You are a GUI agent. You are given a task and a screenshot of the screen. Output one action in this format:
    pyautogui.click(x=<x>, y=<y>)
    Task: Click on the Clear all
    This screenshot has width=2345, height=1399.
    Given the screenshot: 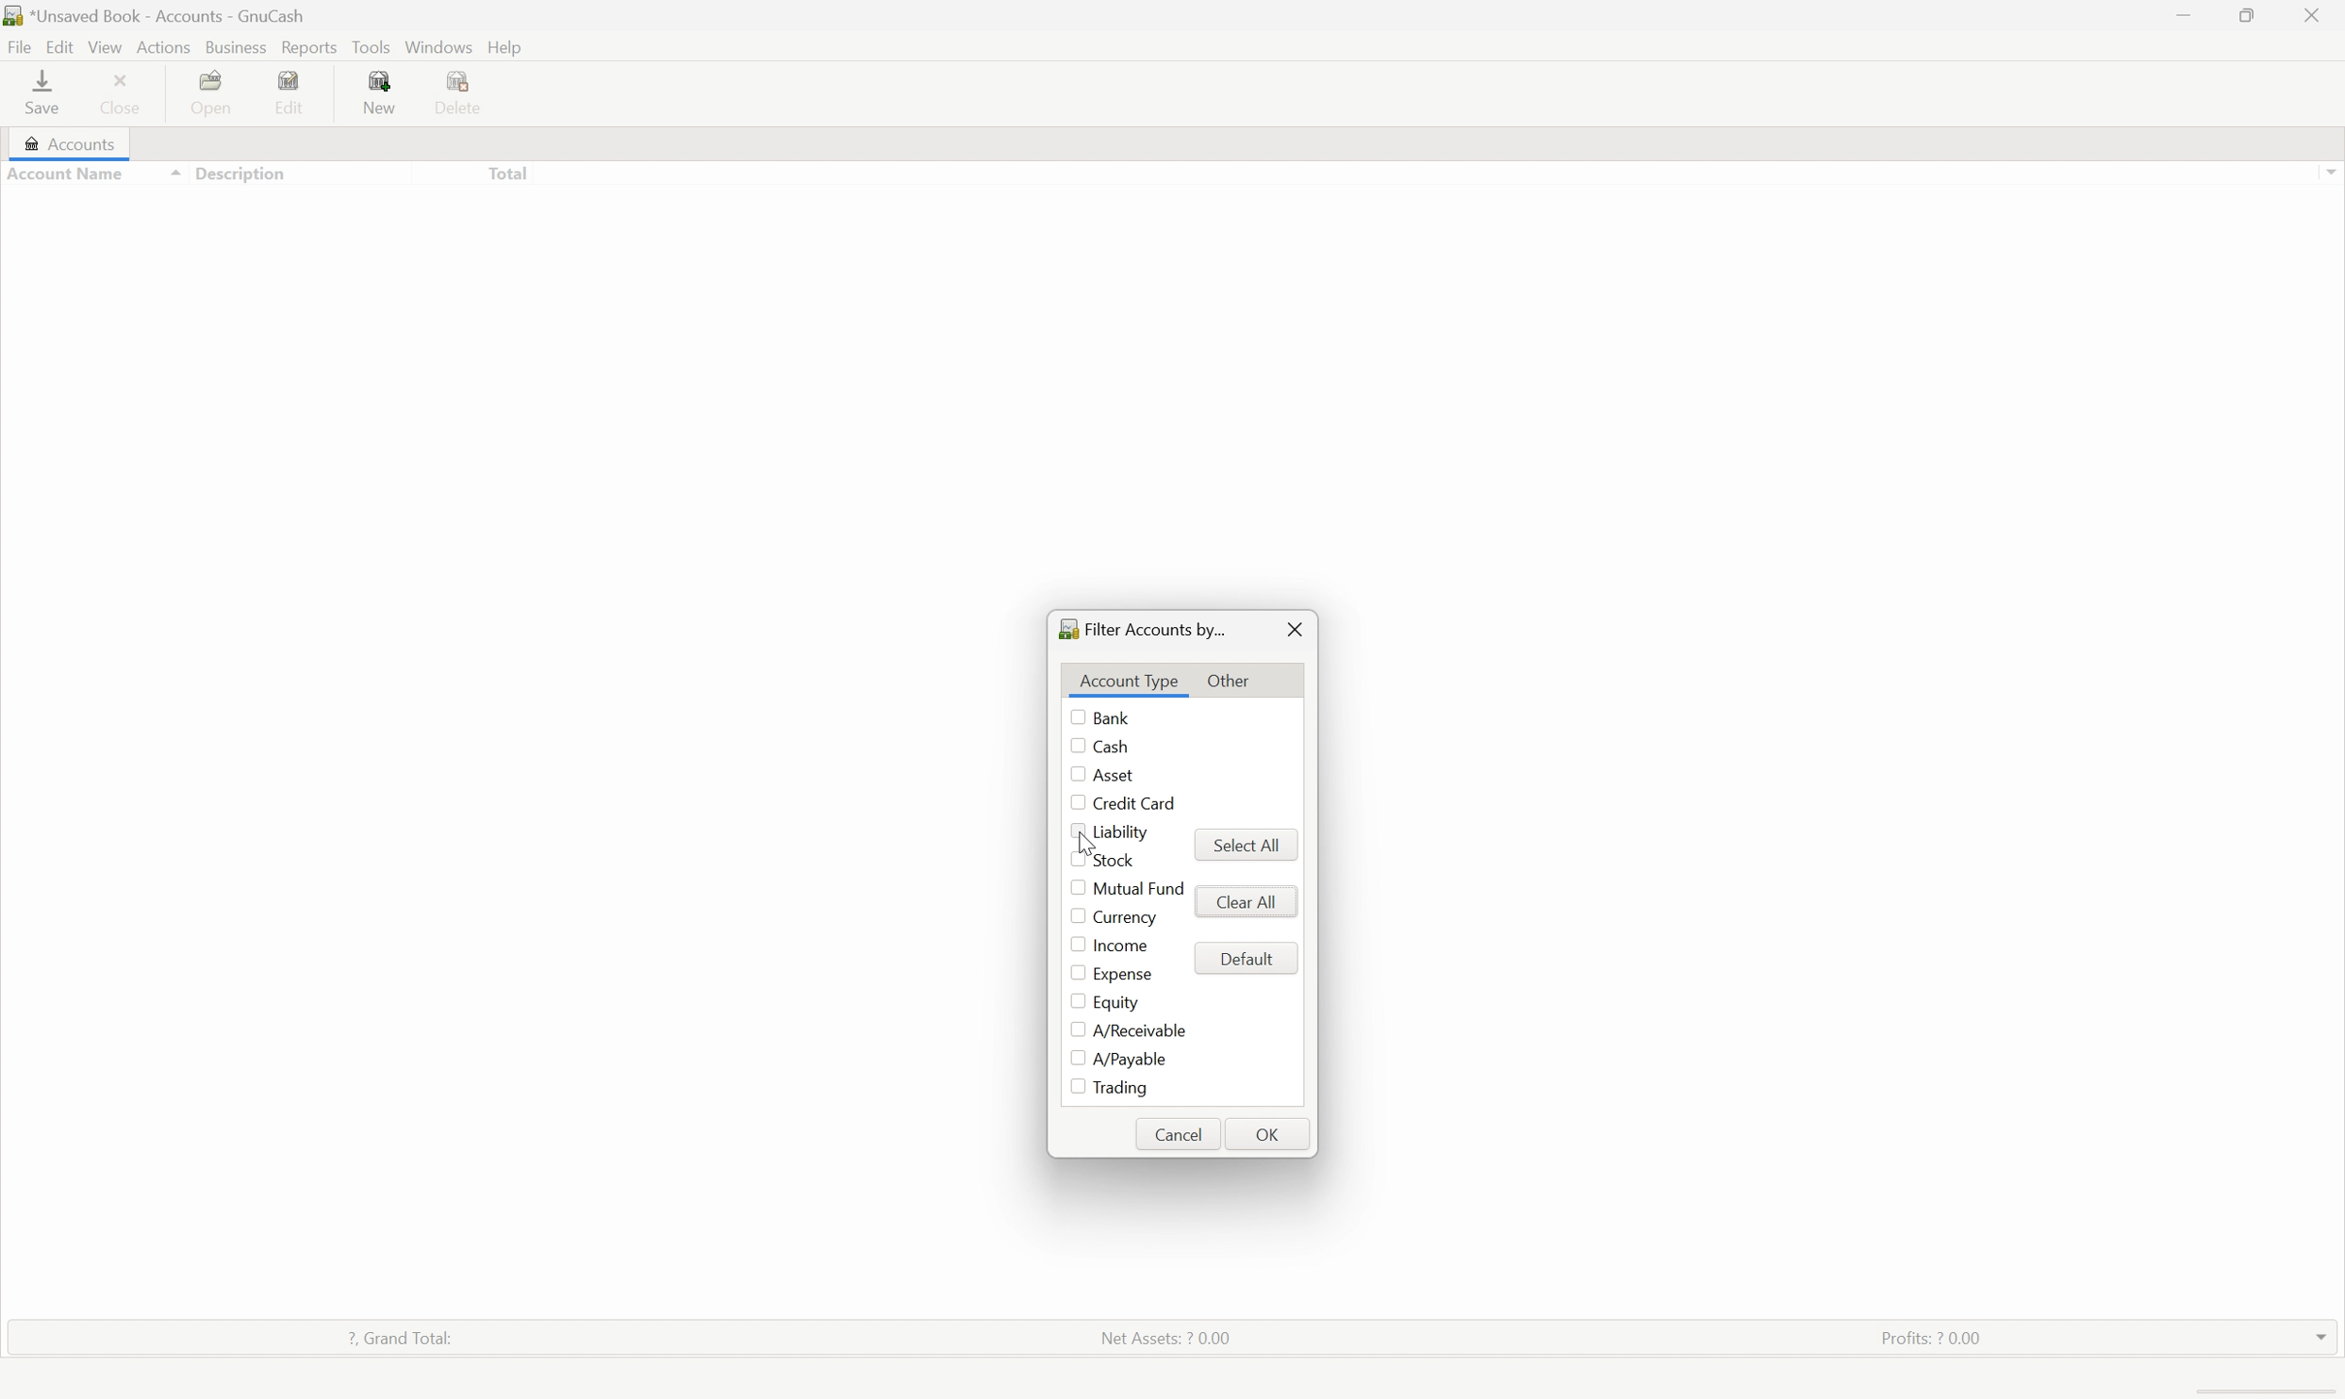 What is the action you would take?
    pyautogui.click(x=1245, y=900)
    